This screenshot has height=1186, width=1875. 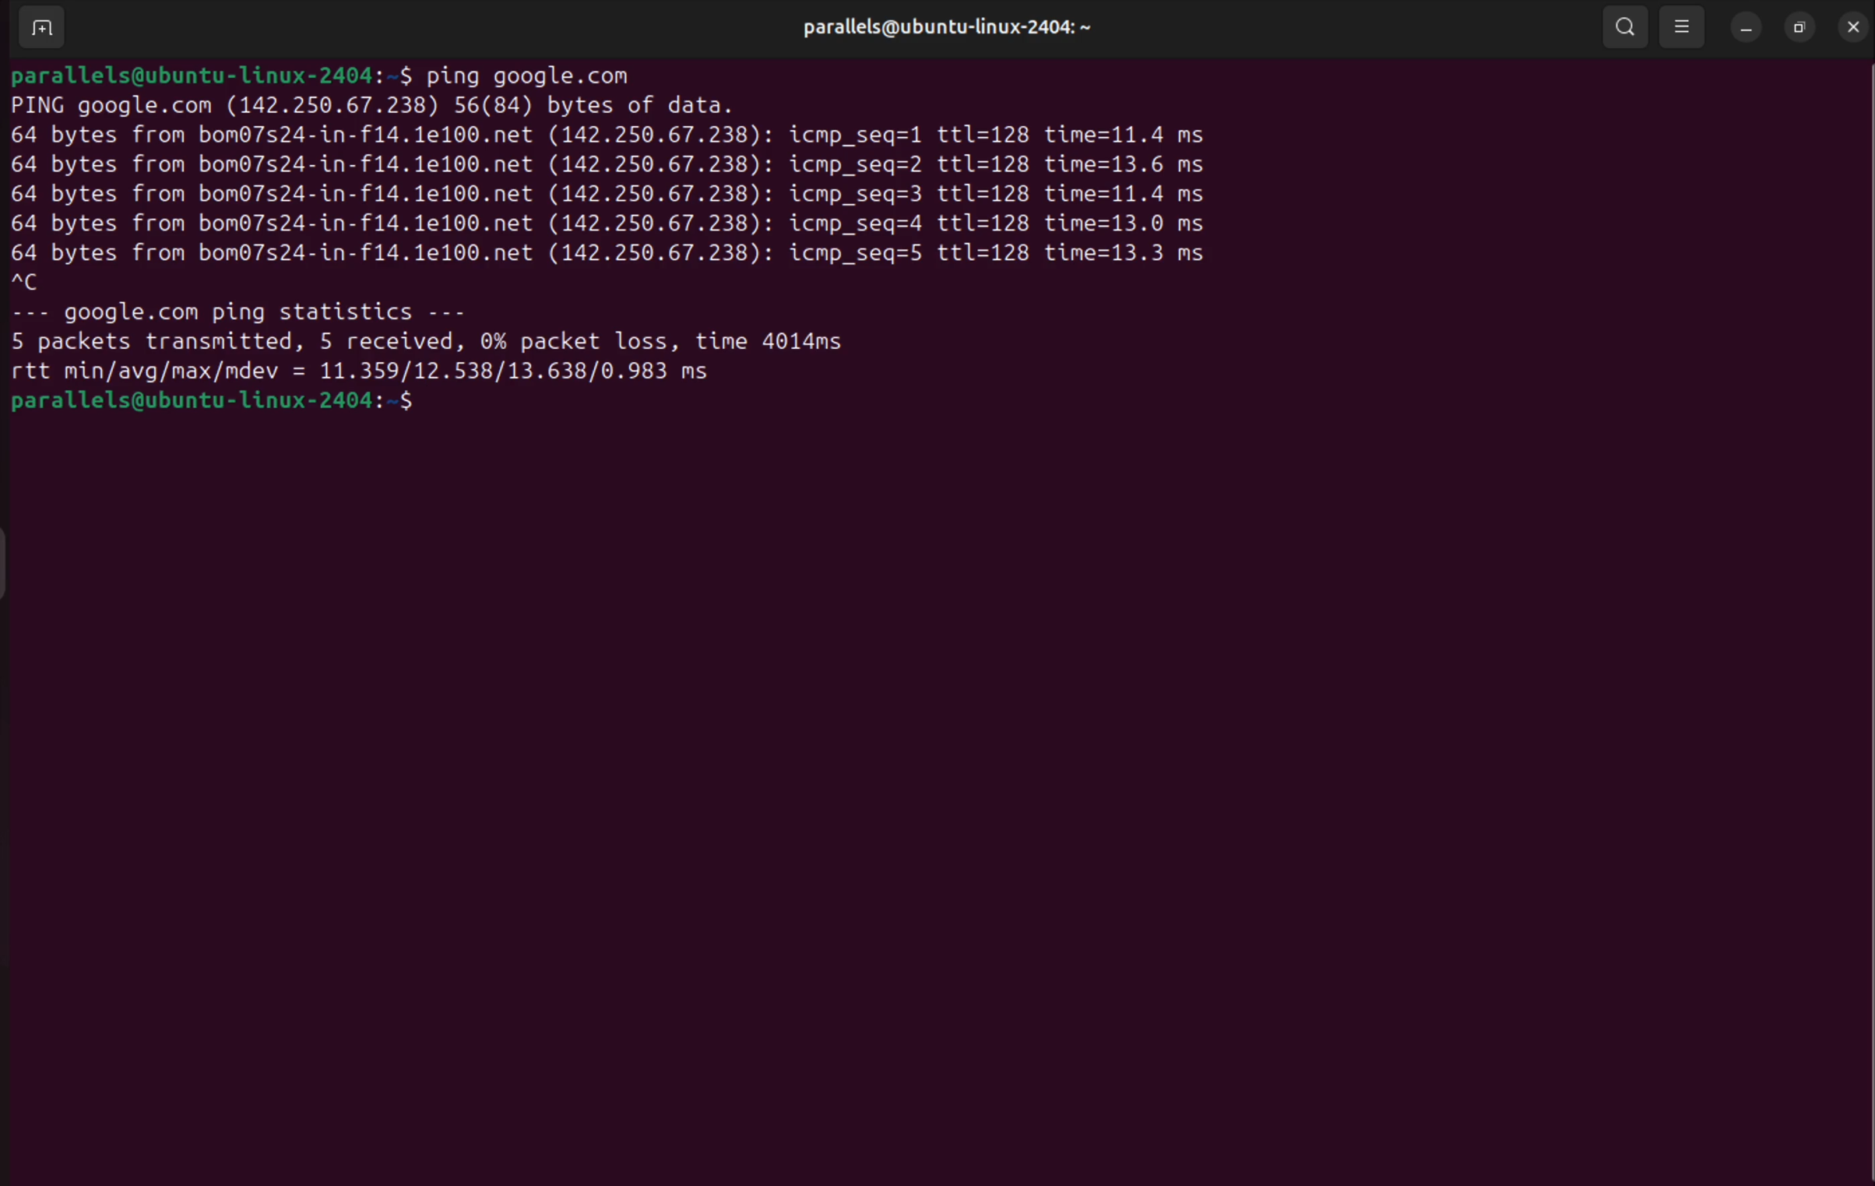 What do you see at coordinates (985, 166) in the screenshot?
I see `ttl 128` at bounding box center [985, 166].